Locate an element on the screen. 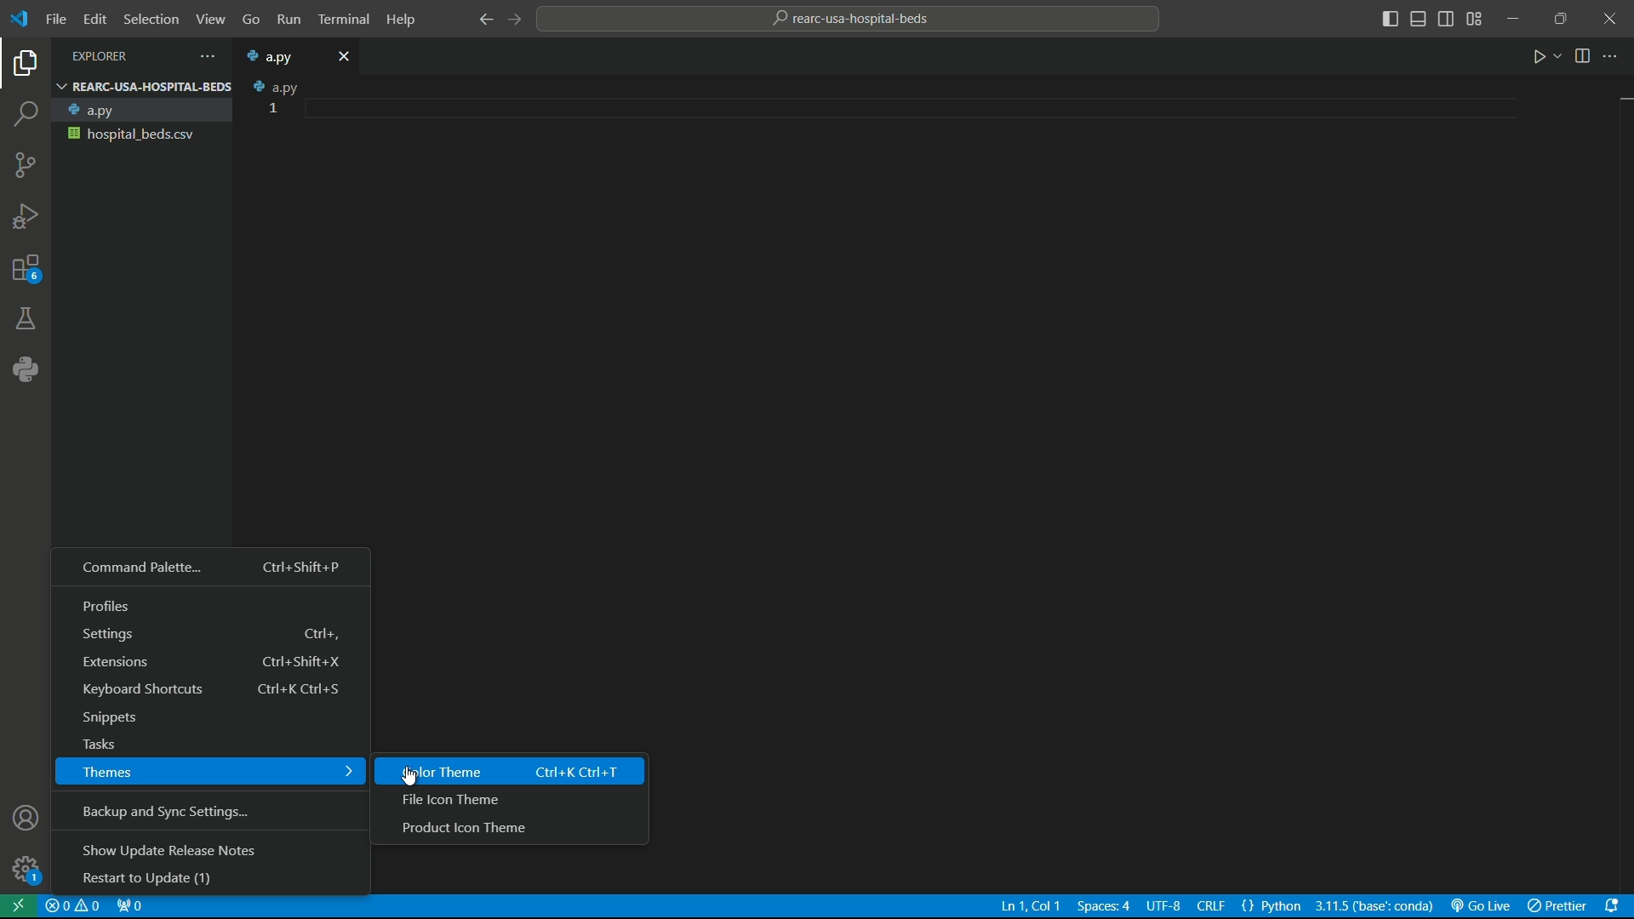 The width and height of the screenshot is (1634, 919). open a remote window is located at coordinates (20, 906).